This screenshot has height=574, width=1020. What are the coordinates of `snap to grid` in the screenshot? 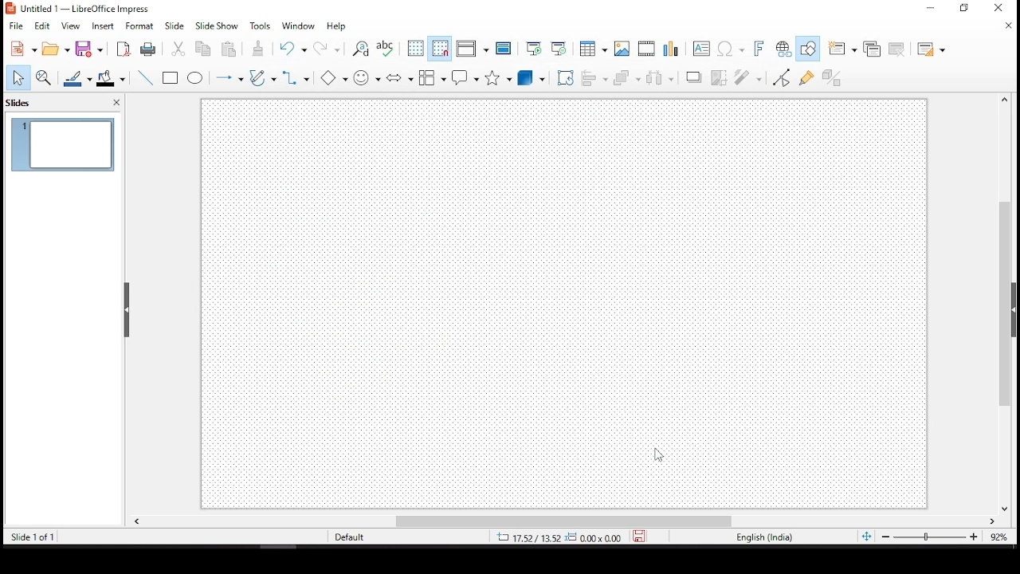 It's located at (439, 48).